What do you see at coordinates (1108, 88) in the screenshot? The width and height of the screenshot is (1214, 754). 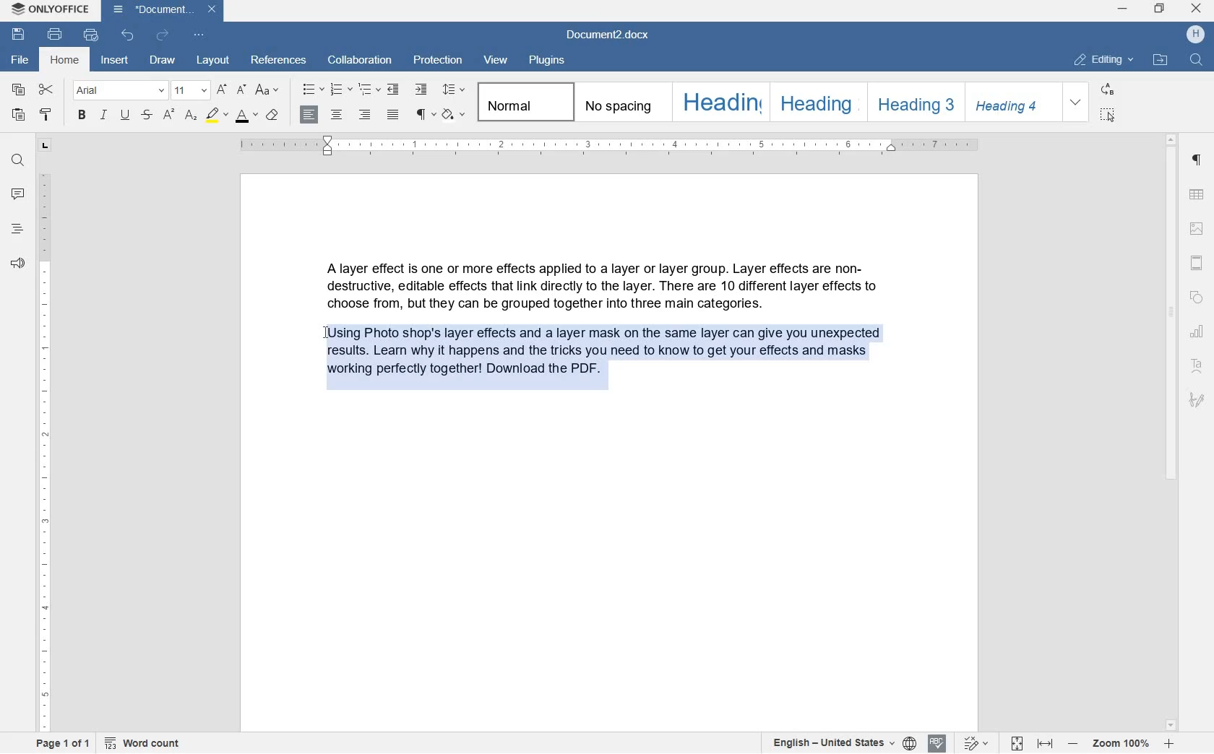 I see `REPLACE` at bounding box center [1108, 88].